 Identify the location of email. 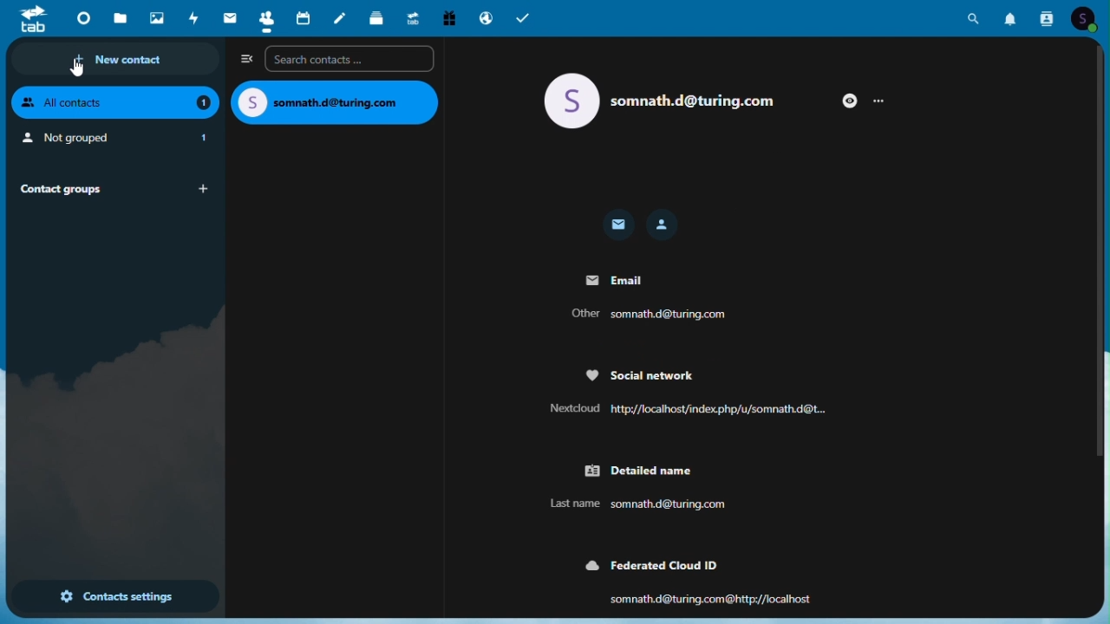
(663, 107).